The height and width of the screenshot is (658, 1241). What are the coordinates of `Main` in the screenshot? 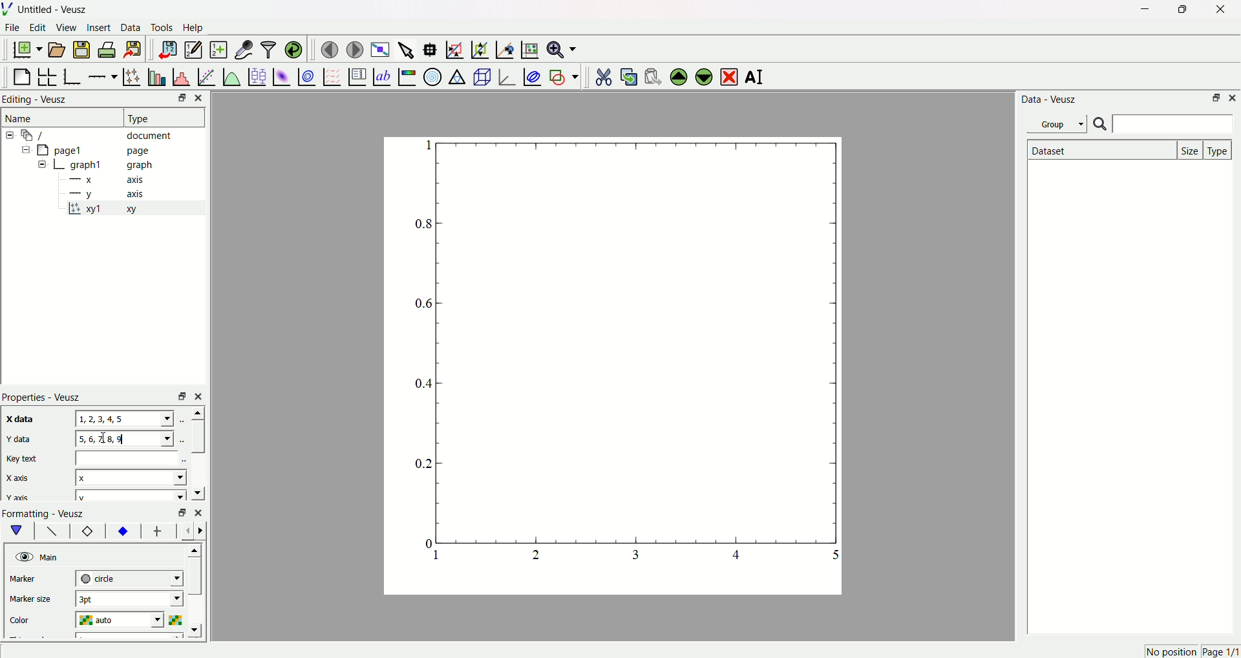 It's located at (51, 557).